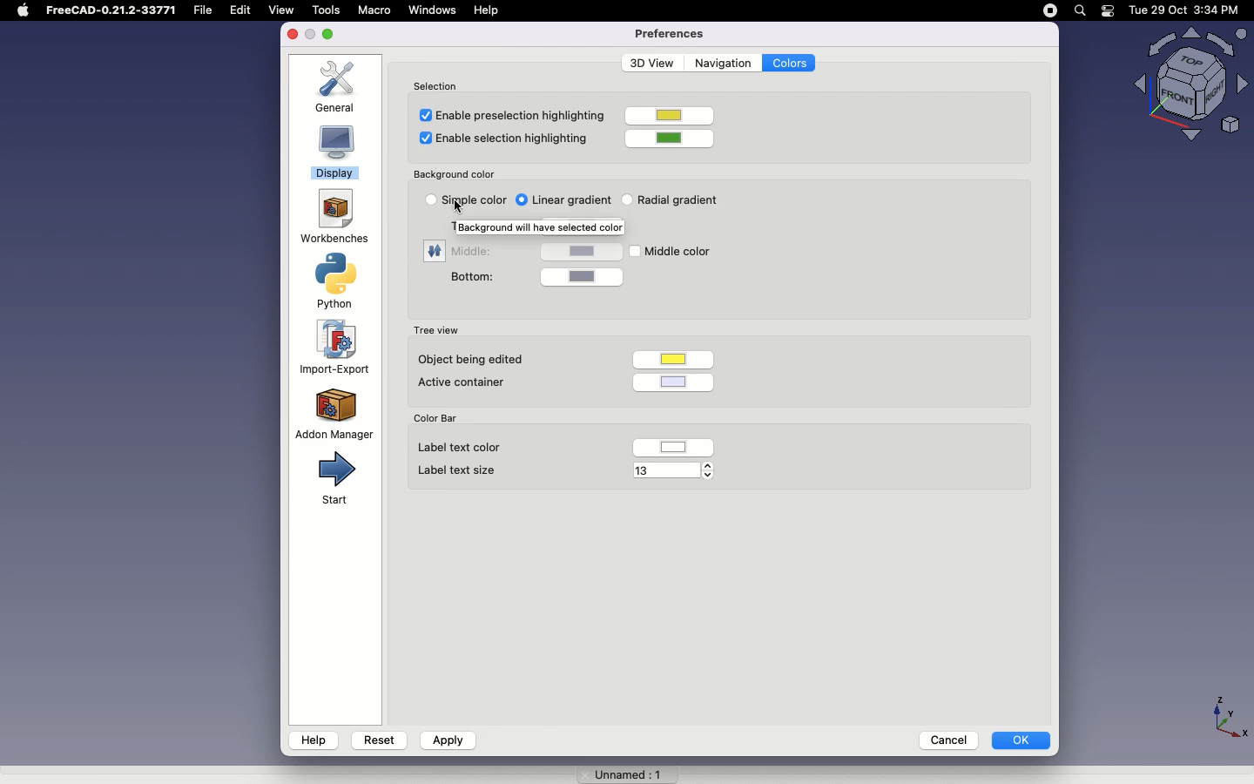  What do you see at coordinates (675, 381) in the screenshot?
I see `color` at bounding box center [675, 381].